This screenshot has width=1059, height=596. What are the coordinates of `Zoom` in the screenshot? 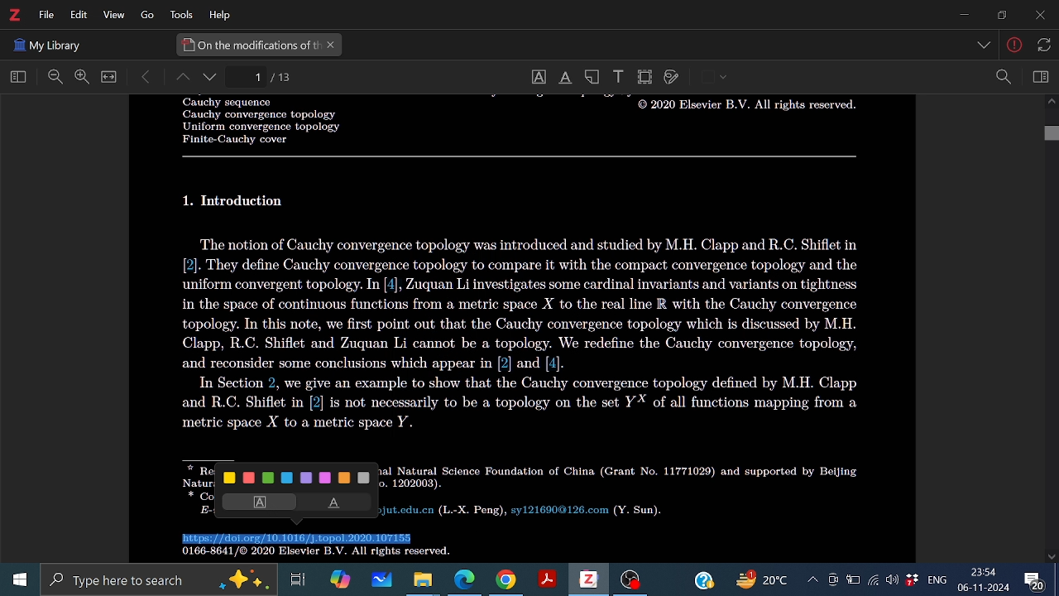 It's located at (1003, 77).